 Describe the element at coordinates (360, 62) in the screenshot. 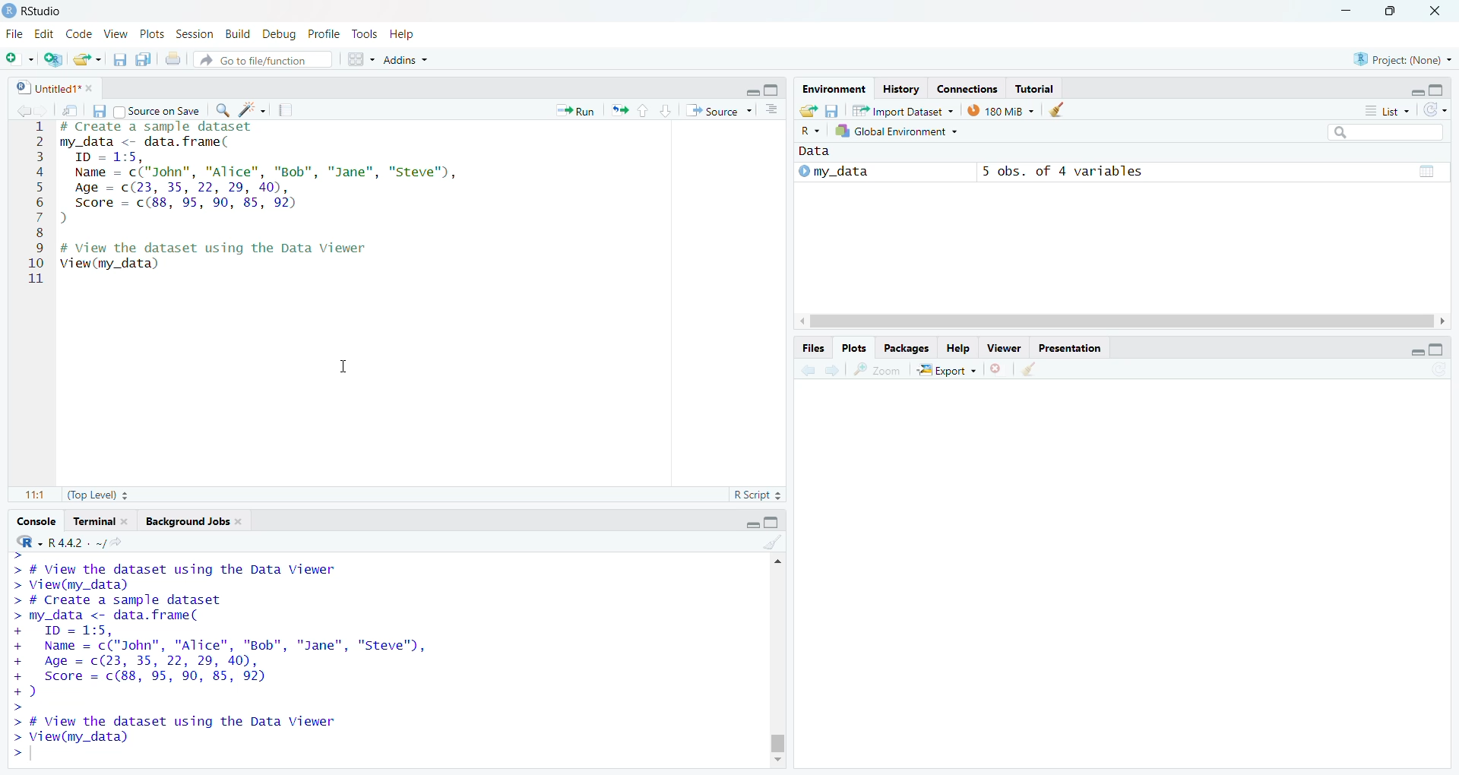

I see `workspaces pane` at that location.